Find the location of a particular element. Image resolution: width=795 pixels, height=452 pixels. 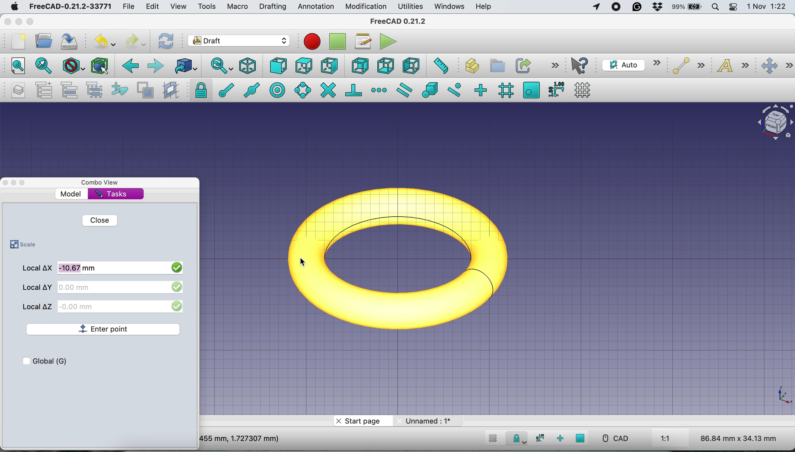

bottom is located at coordinates (386, 65).